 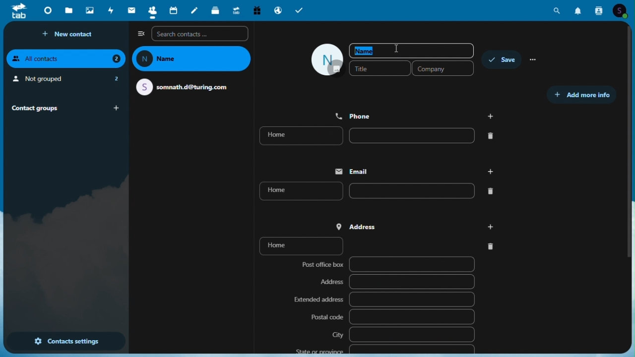 What do you see at coordinates (200, 34) in the screenshot?
I see `Search contacts` at bounding box center [200, 34].